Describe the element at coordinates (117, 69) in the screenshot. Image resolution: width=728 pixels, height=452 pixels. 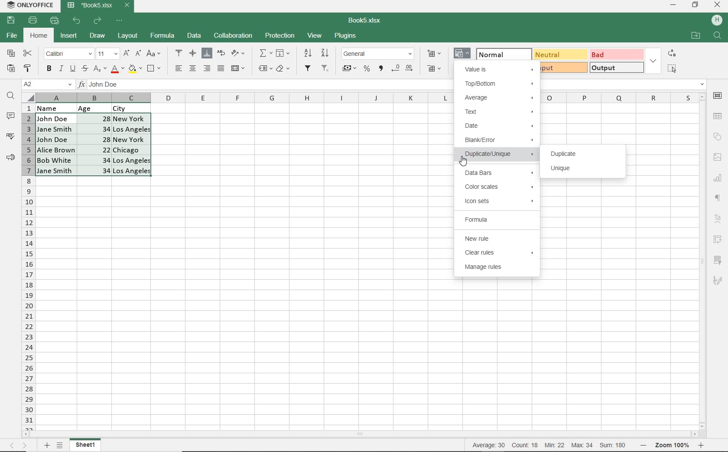
I see `FONT COLOR` at that location.